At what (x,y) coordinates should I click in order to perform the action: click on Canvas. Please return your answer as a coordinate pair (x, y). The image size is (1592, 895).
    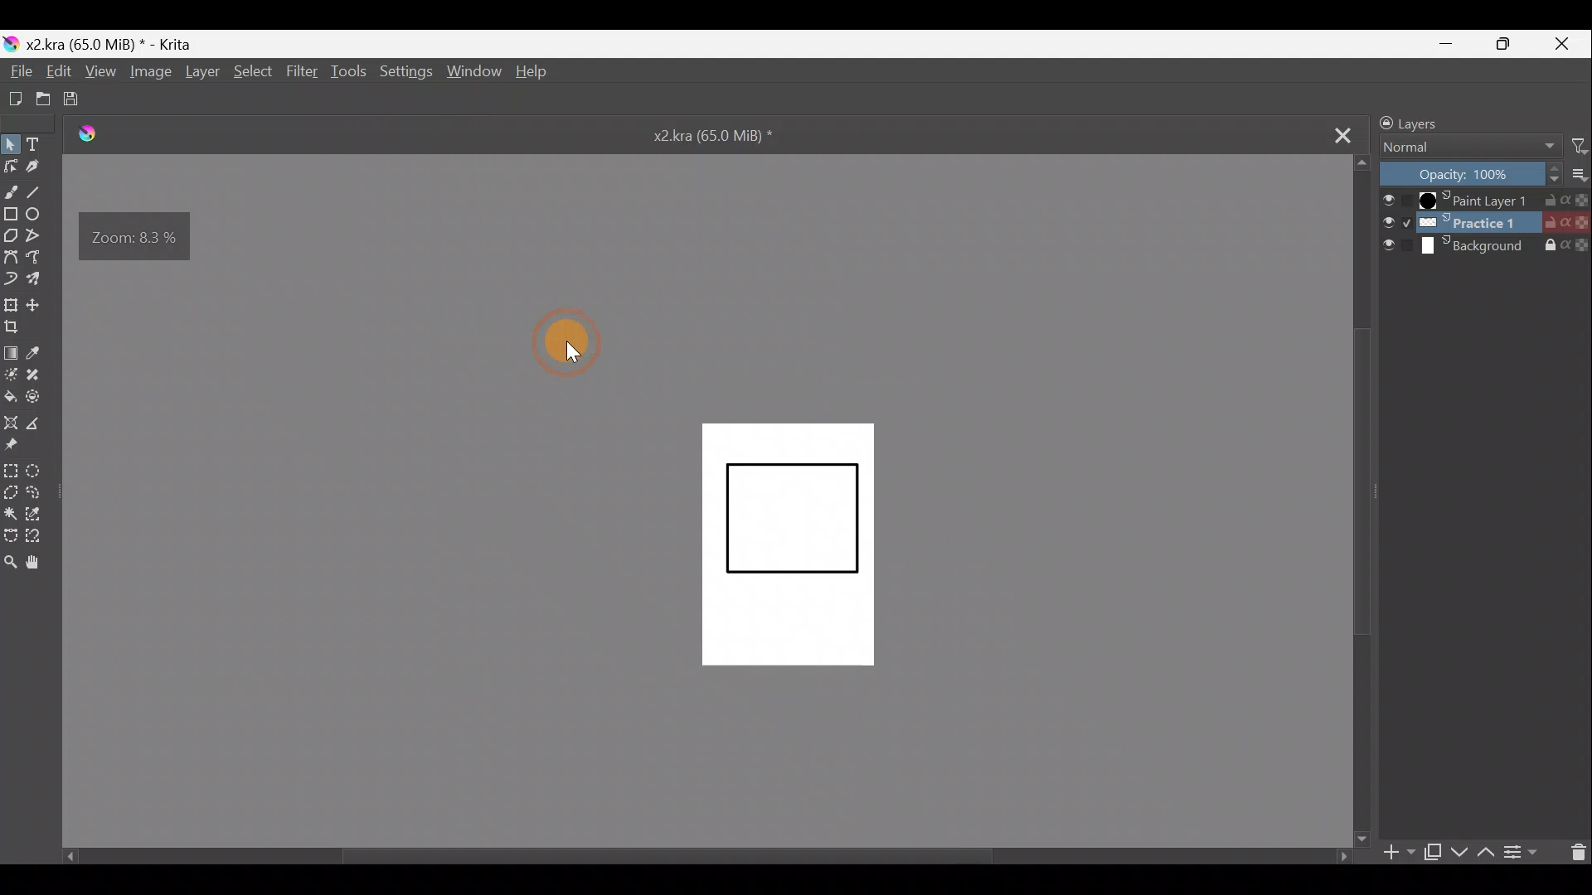
    Looking at the image, I should click on (827, 564).